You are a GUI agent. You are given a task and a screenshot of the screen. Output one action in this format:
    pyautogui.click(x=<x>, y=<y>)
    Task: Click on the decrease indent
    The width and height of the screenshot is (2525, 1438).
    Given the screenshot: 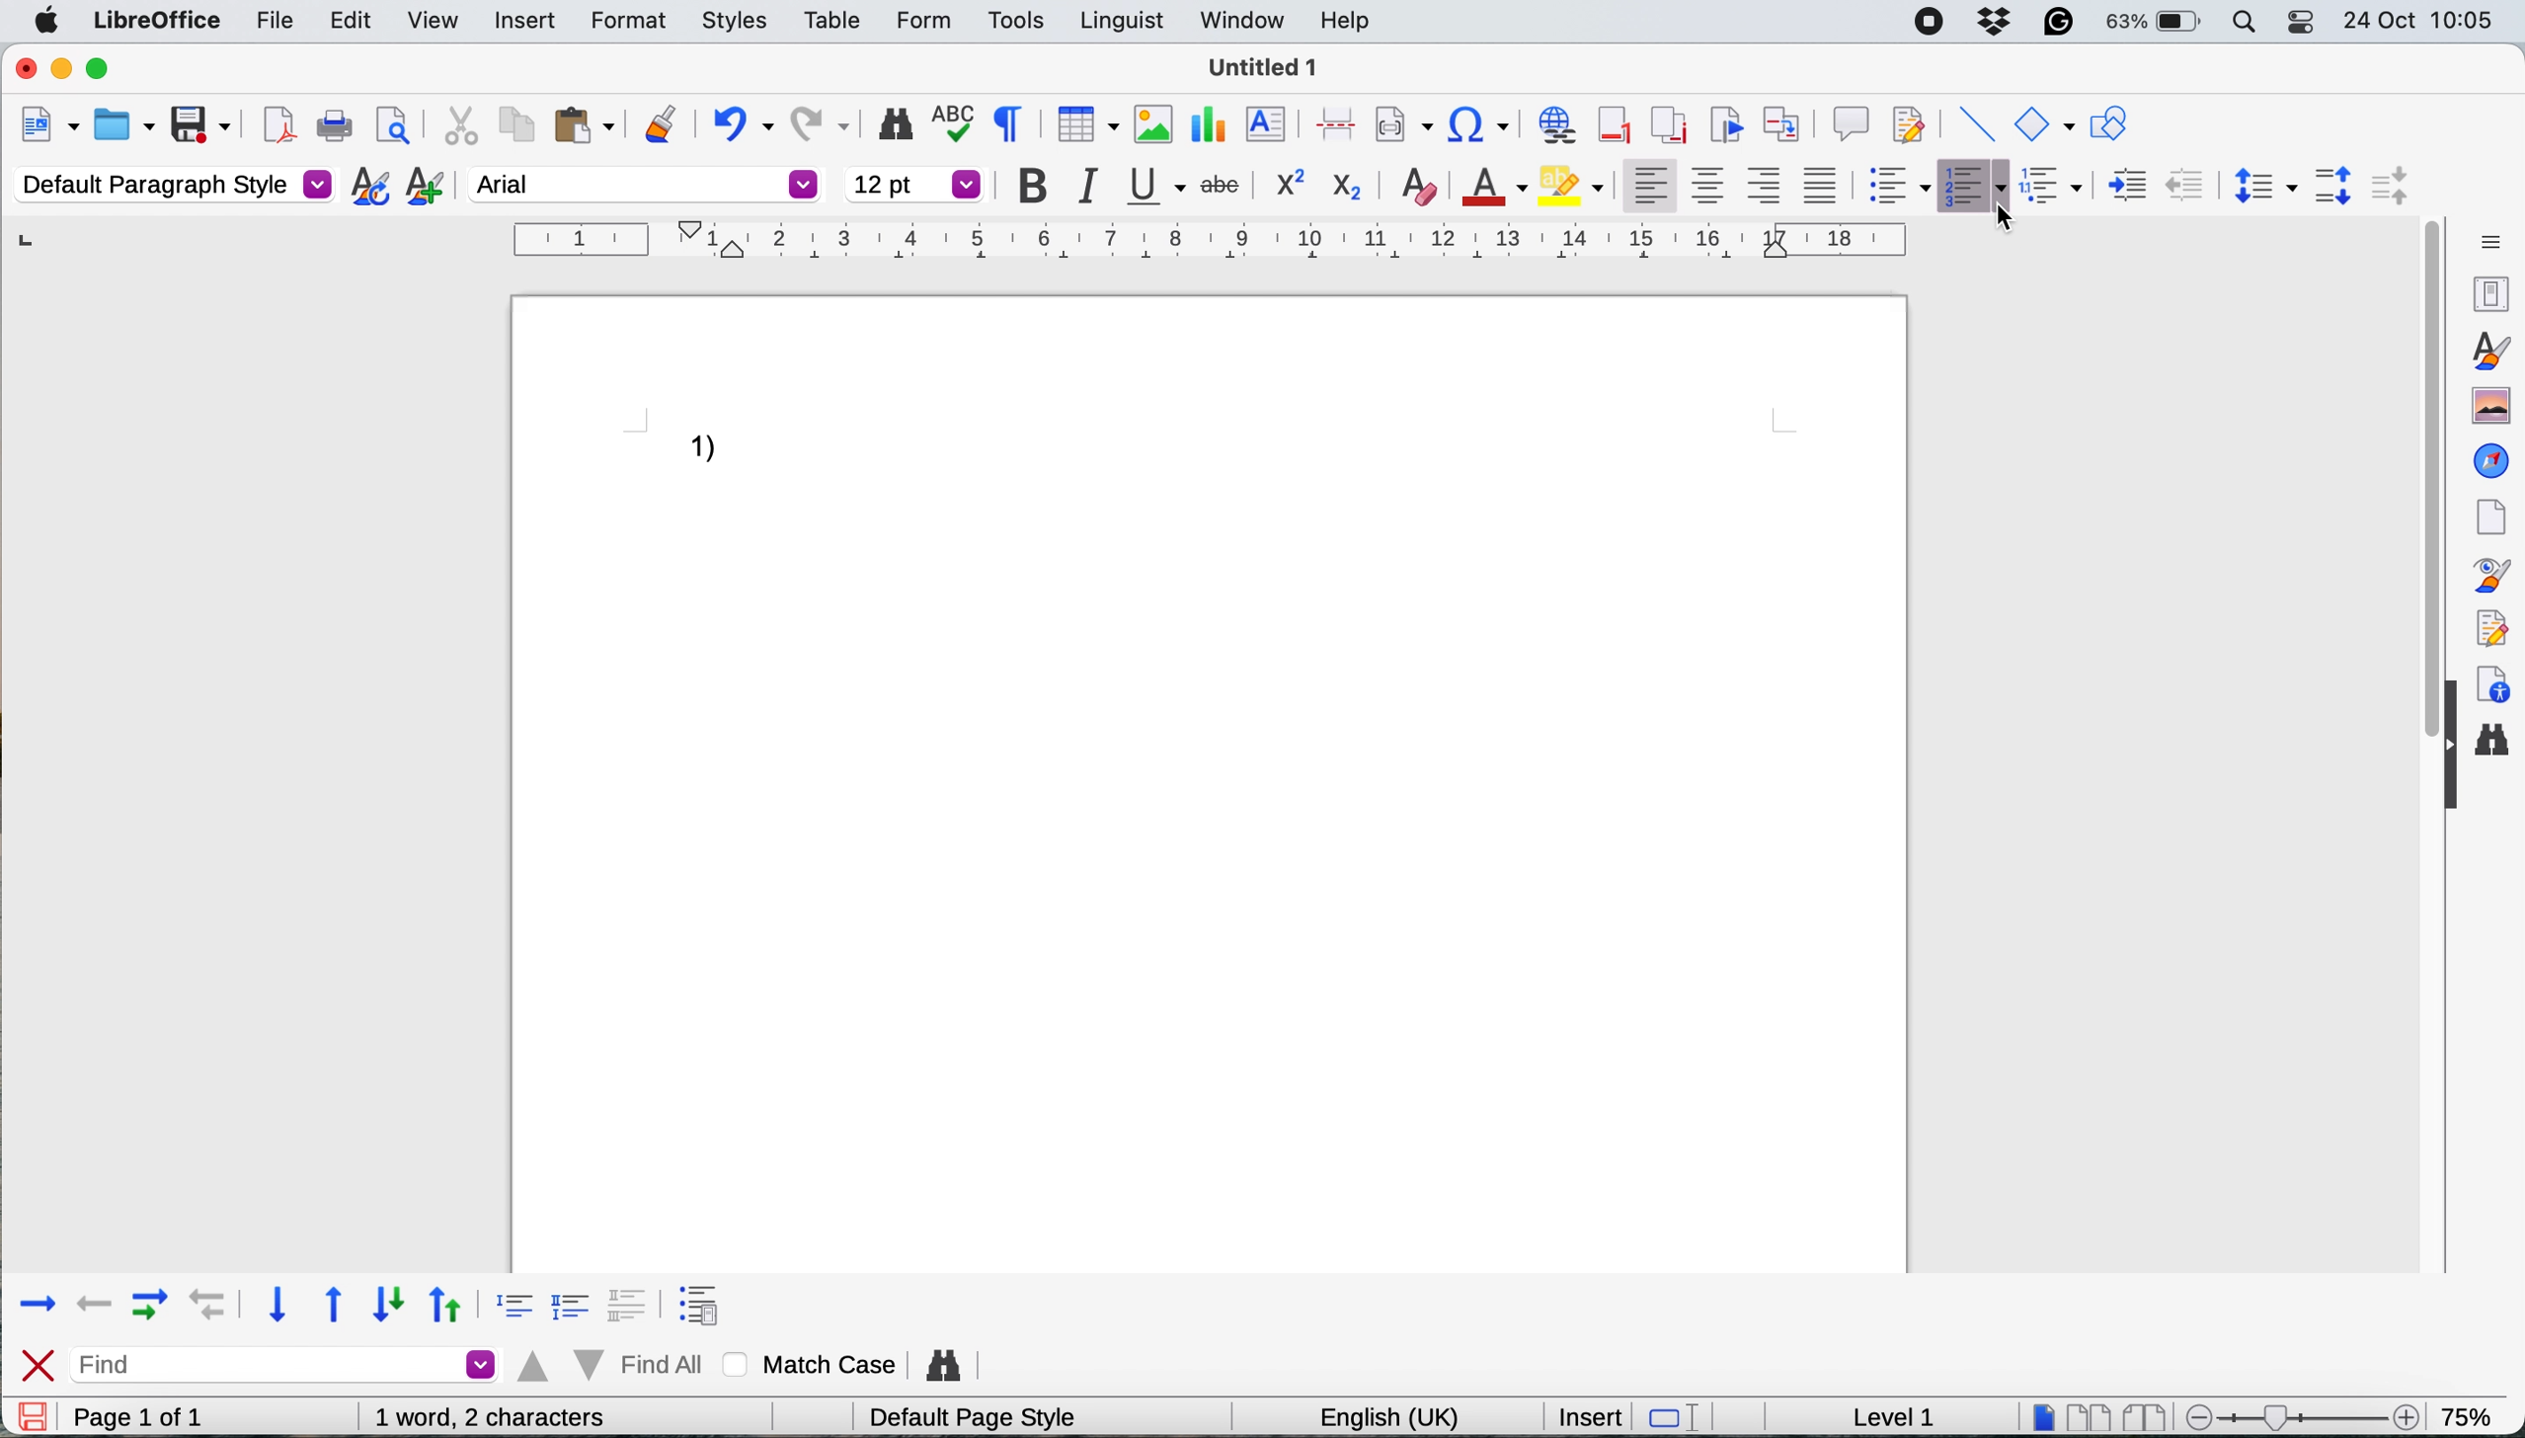 What is the action you would take?
    pyautogui.click(x=2126, y=183)
    